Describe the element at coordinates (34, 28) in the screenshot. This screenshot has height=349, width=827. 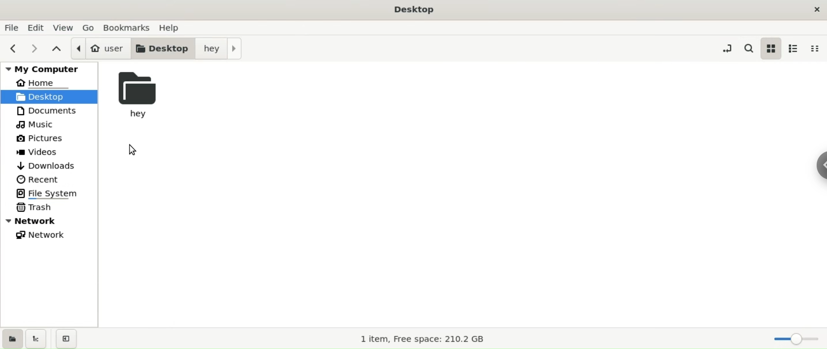
I see `edit` at that location.